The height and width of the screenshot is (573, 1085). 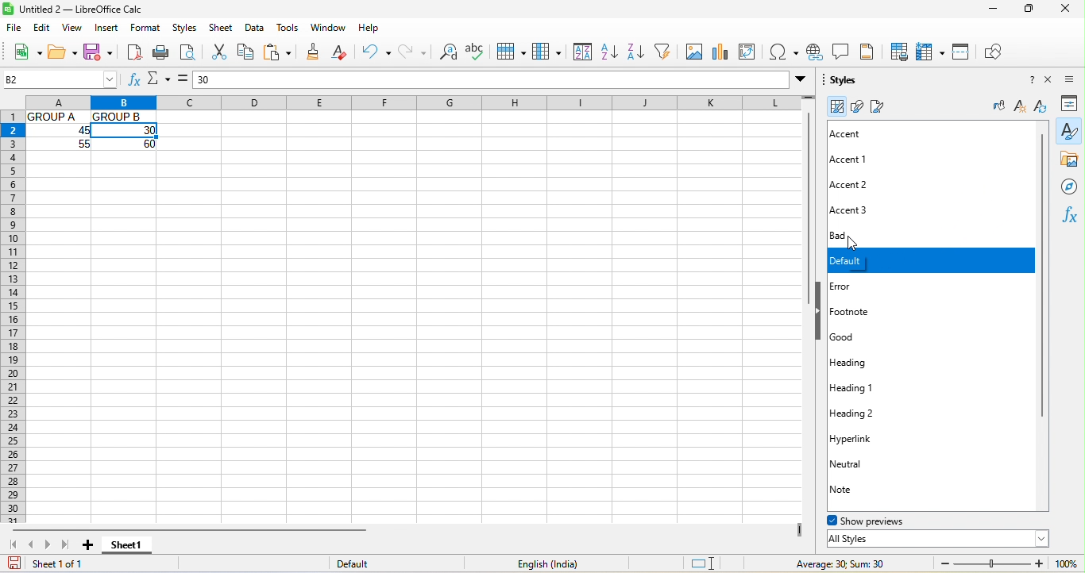 I want to click on styles, so click(x=847, y=81).